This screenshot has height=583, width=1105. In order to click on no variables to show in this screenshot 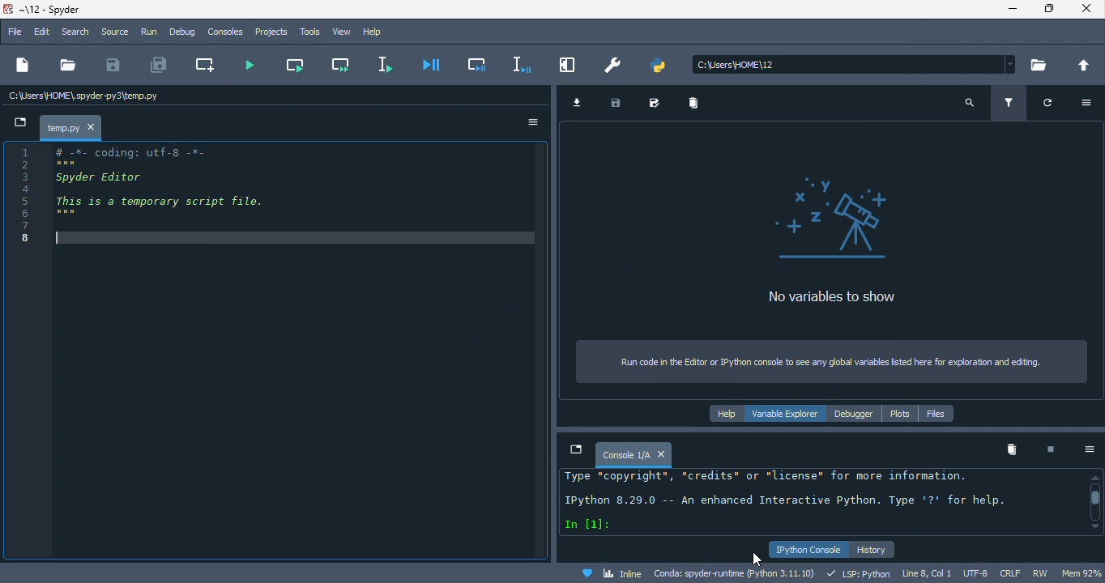, I will do `click(843, 240)`.